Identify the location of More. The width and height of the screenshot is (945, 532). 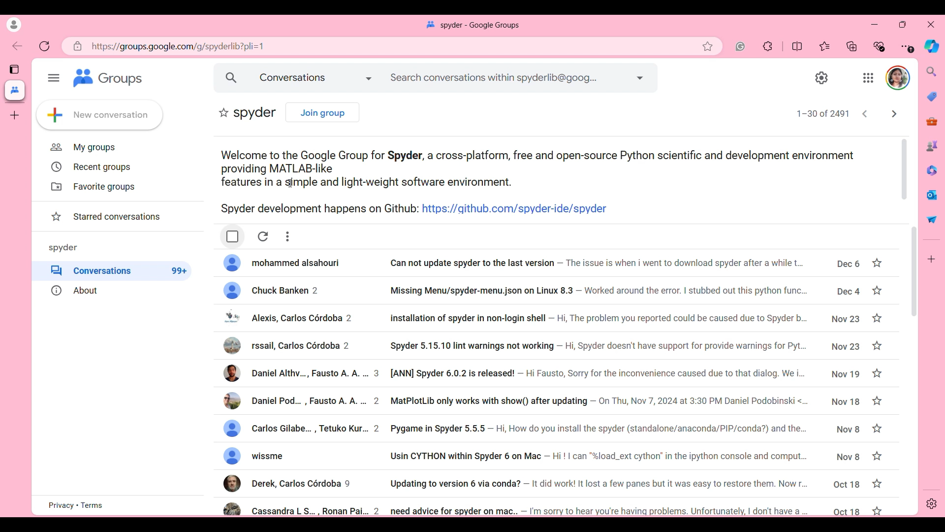
(287, 237).